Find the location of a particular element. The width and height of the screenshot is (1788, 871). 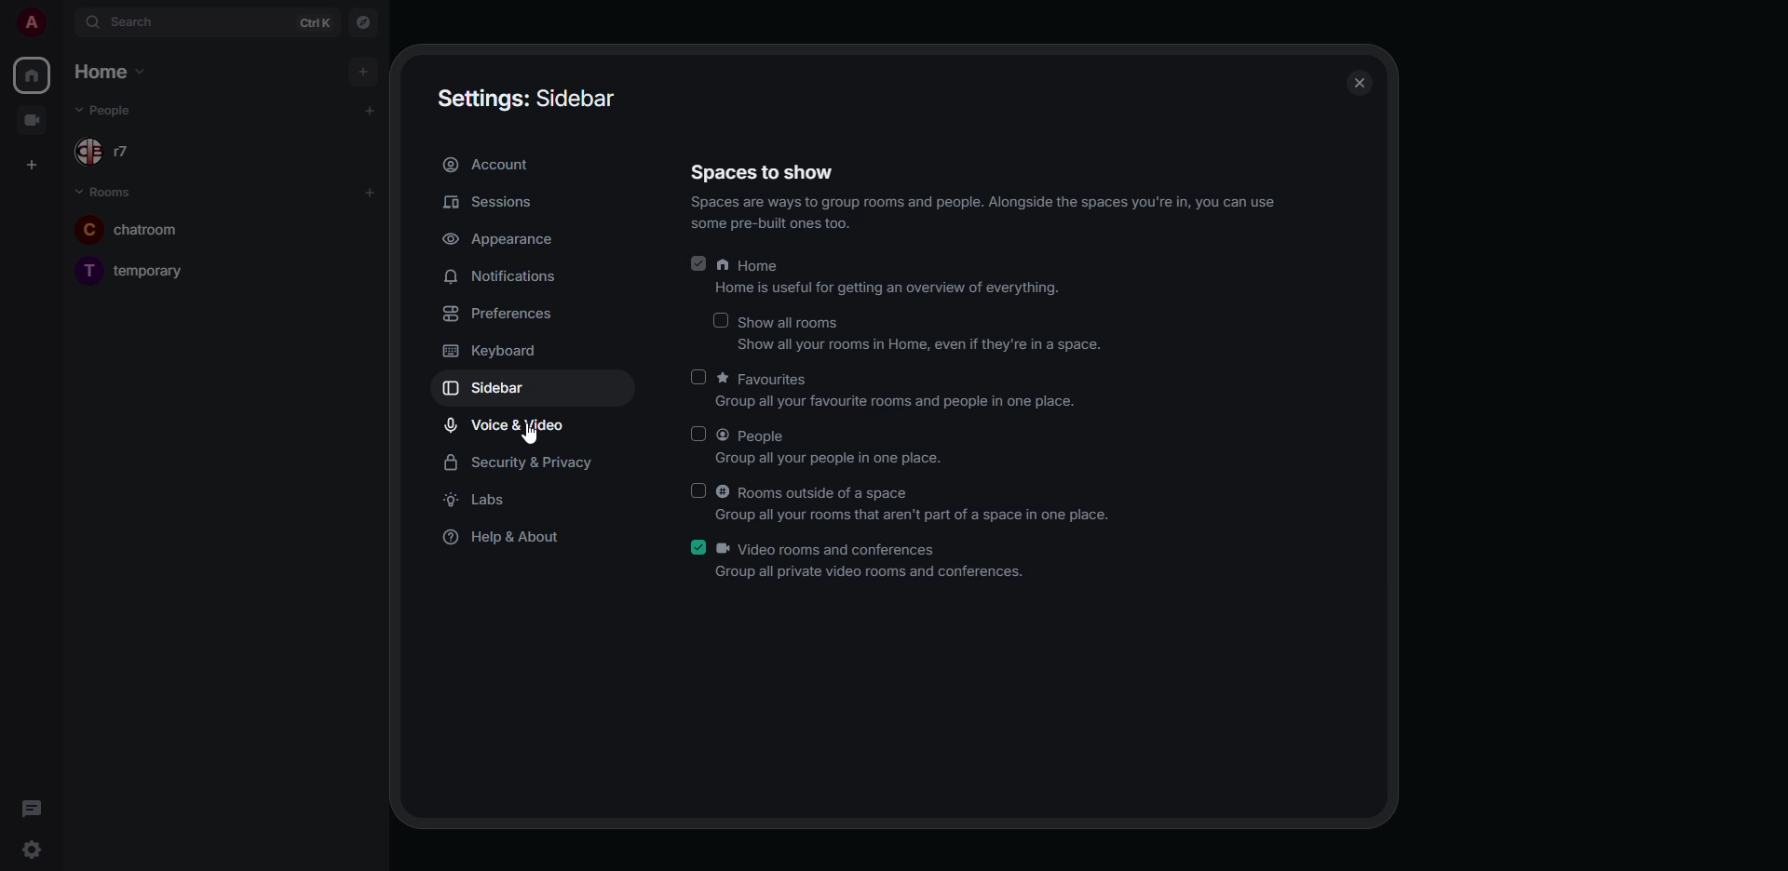

profile is located at coordinates (34, 22).